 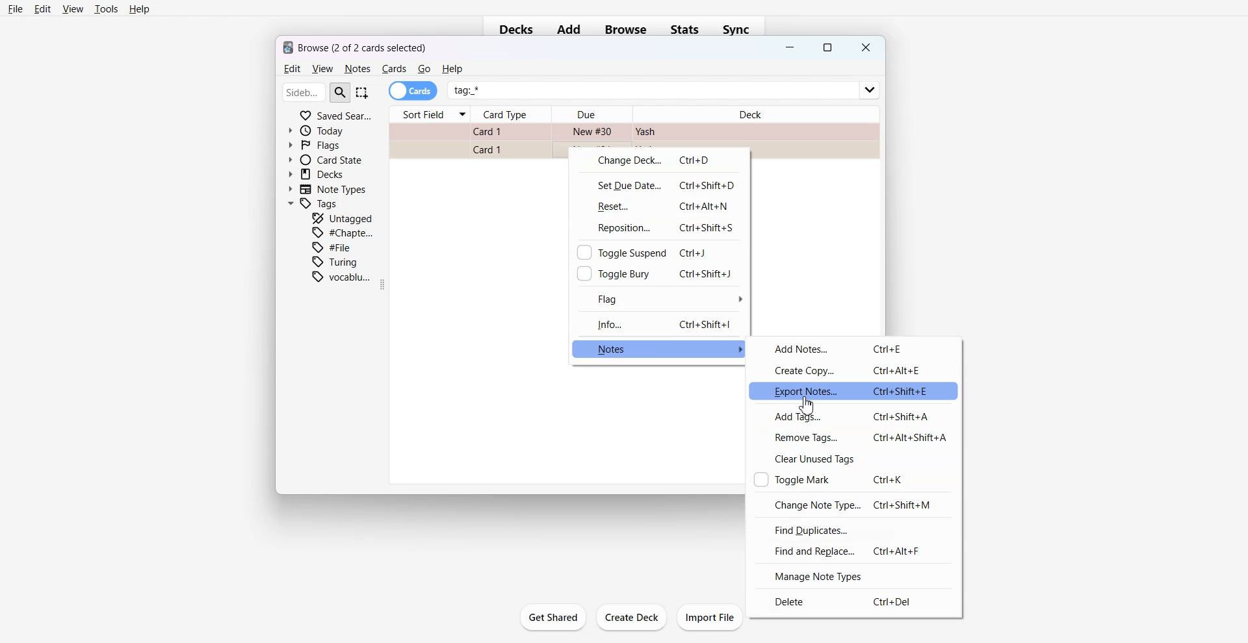 I want to click on Remove Tags, so click(x=852, y=437).